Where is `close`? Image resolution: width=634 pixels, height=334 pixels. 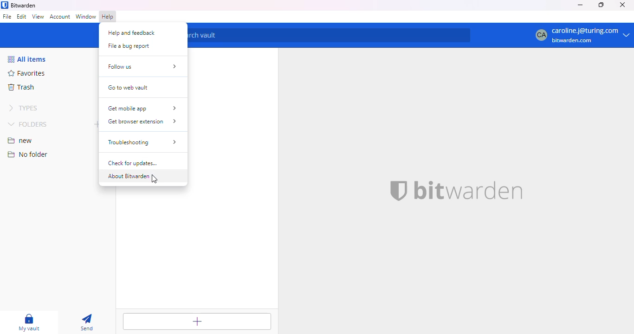 close is located at coordinates (622, 5).